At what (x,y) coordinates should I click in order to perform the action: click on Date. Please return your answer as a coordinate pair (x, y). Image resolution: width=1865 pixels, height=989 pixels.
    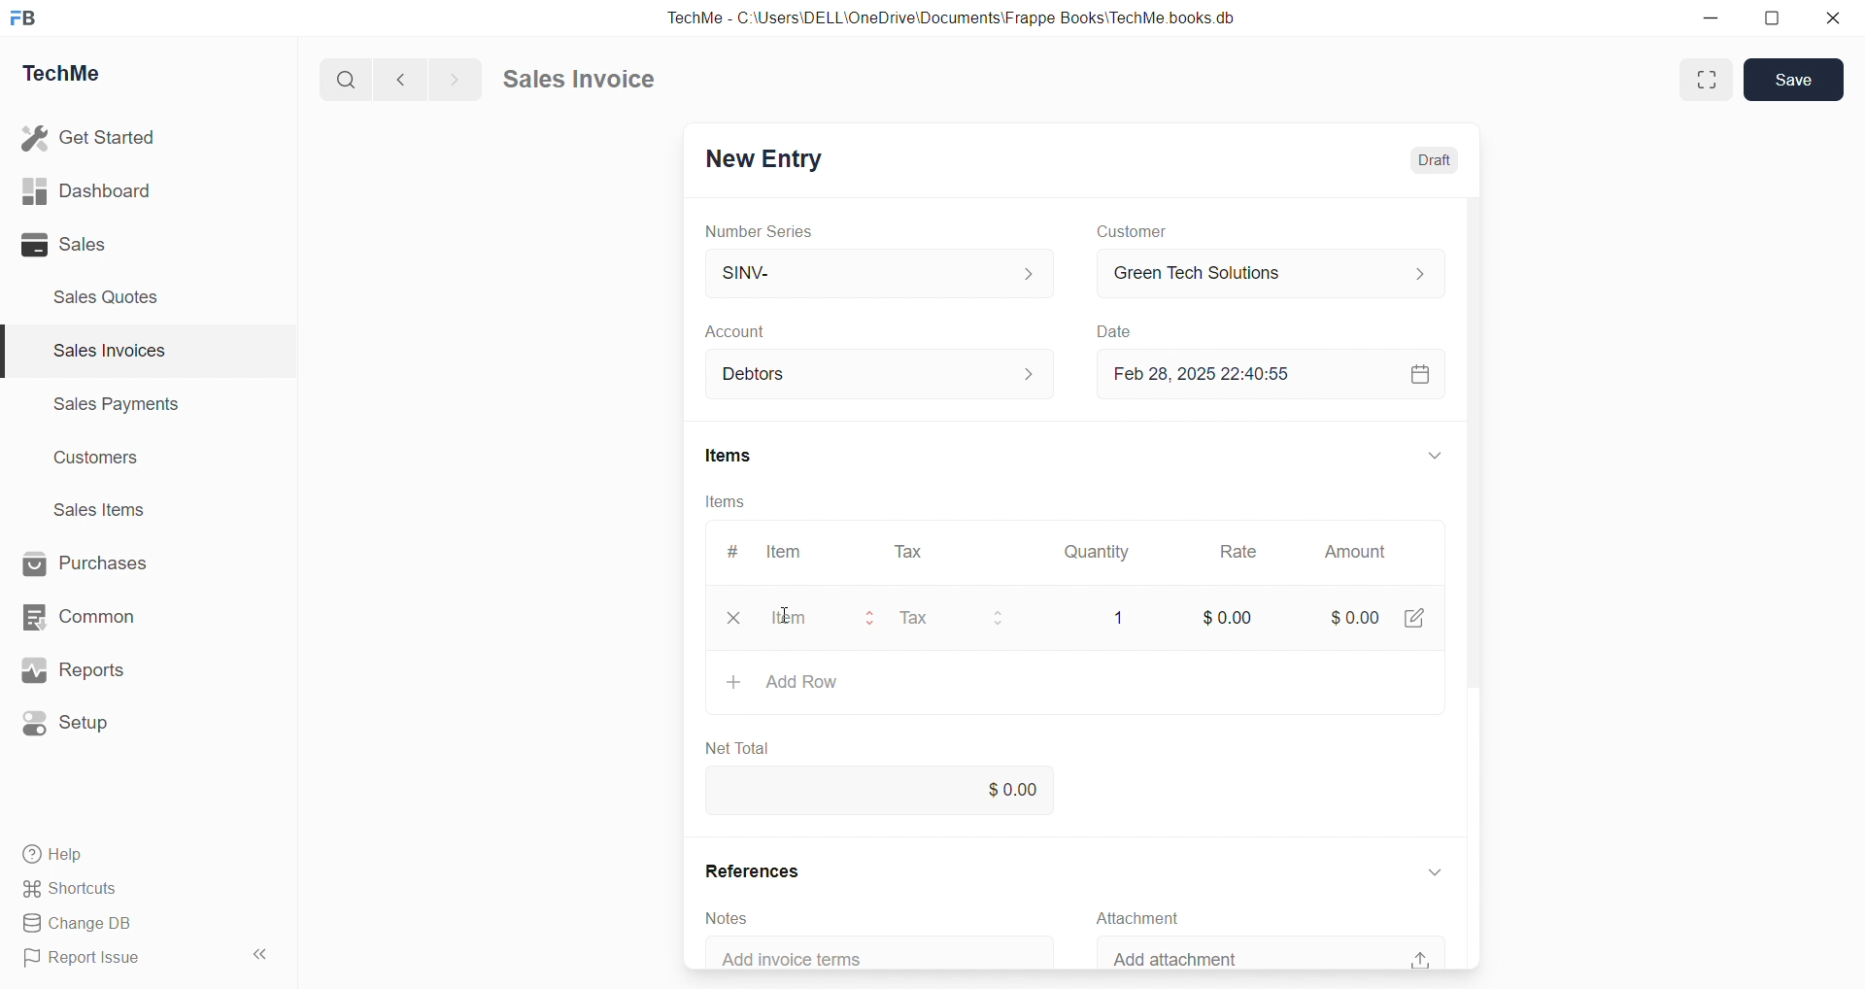
    Looking at the image, I should click on (1113, 330).